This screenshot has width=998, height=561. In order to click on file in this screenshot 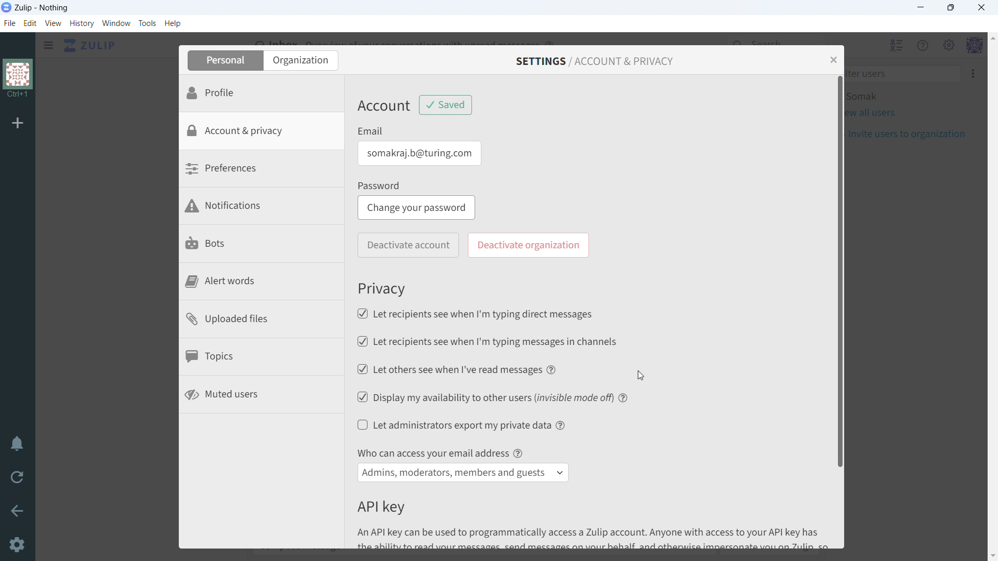, I will do `click(10, 23)`.